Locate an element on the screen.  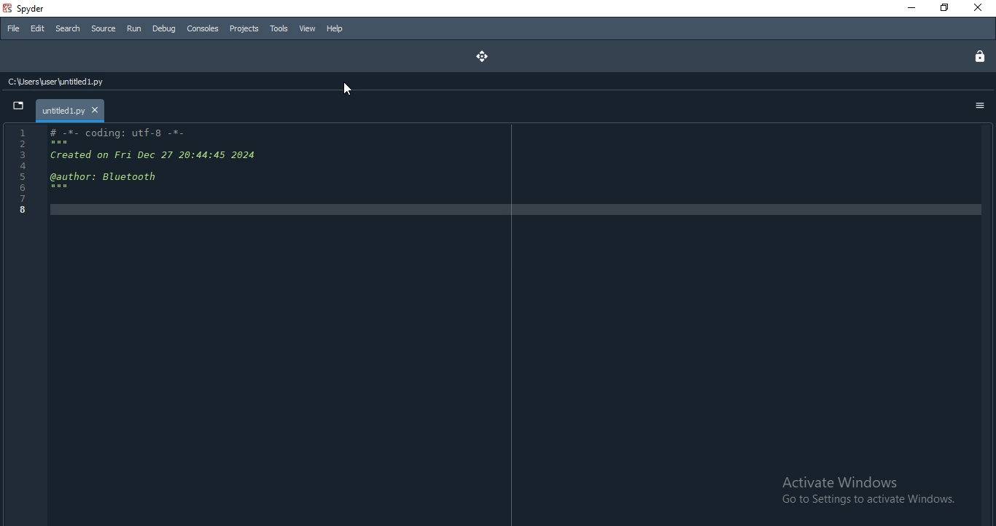
Source is located at coordinates (104, 28).